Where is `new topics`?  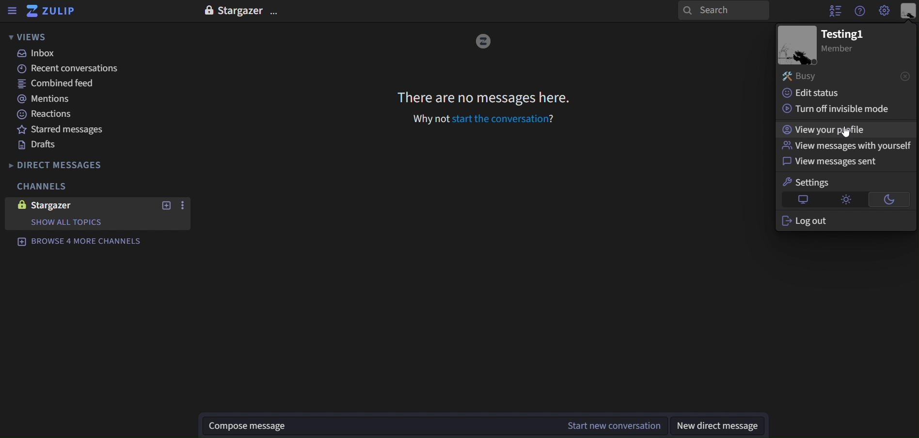 new topics is located at coordinates (166, 205).